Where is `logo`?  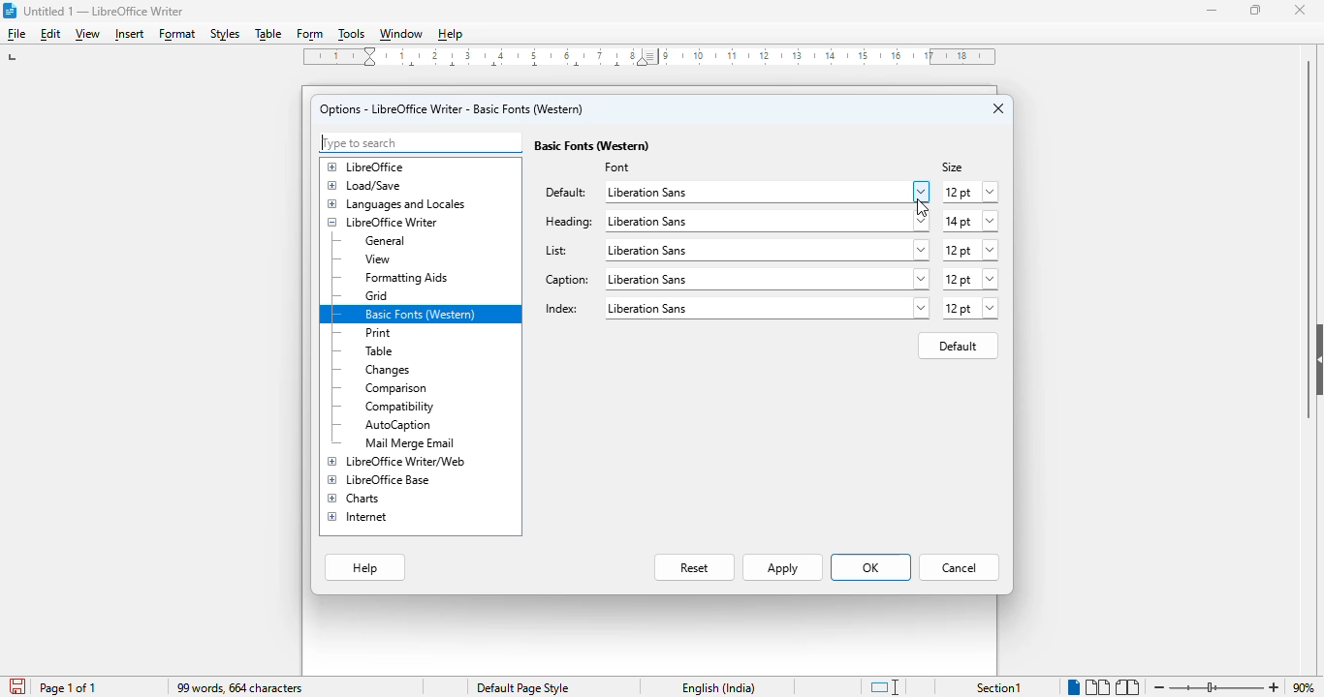 logo is located at coordinates (10, 11).